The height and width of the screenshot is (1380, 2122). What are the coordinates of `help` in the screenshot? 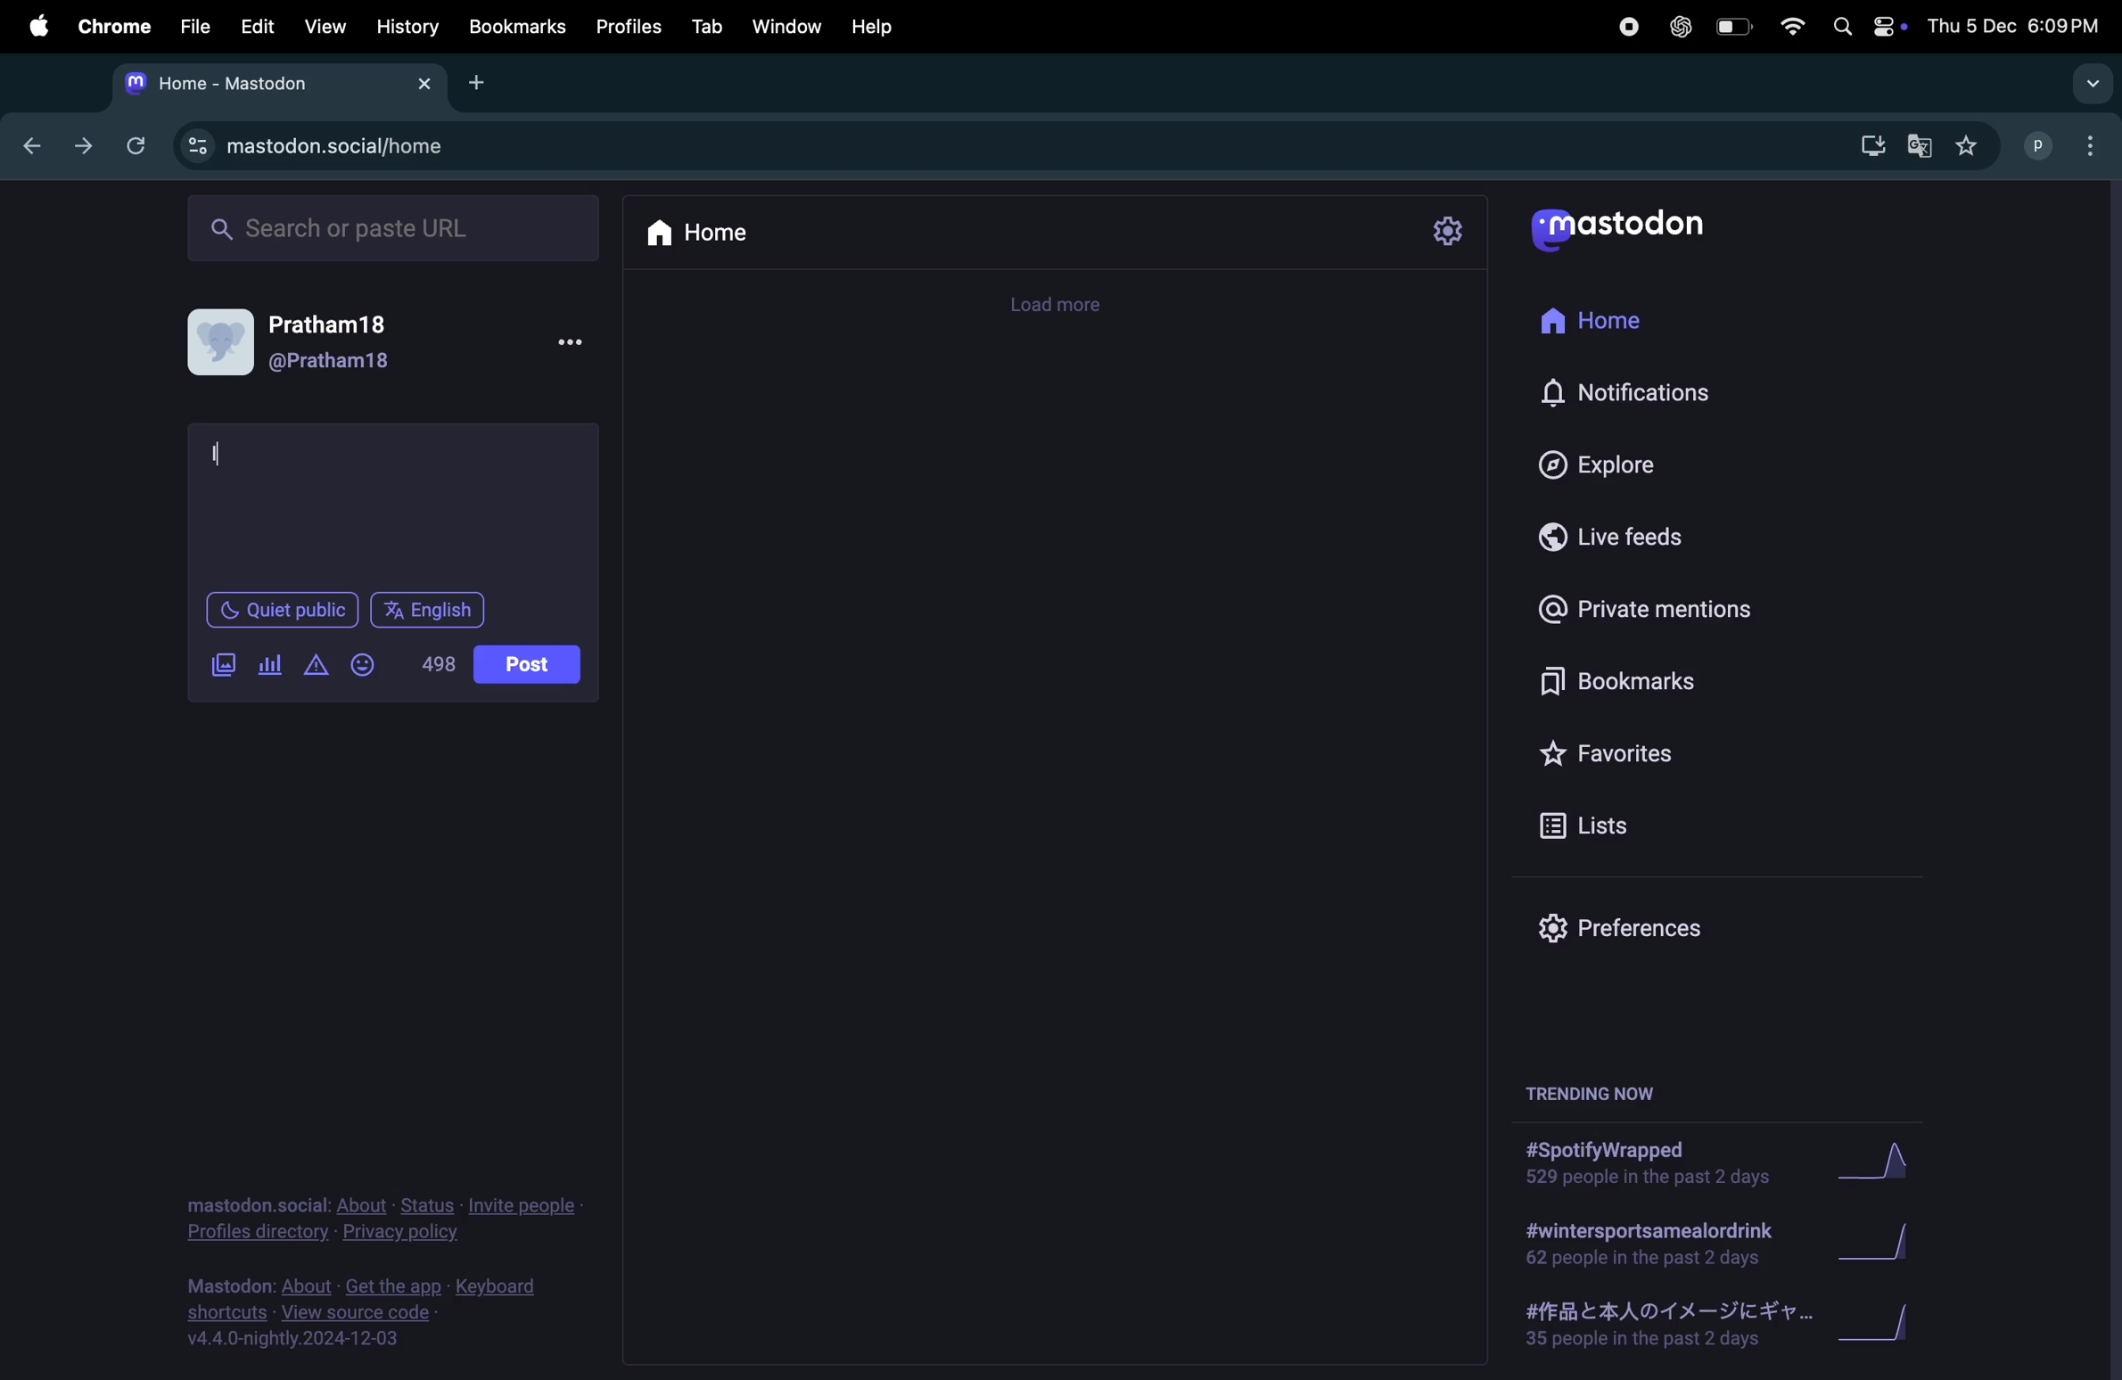 It's located at (878, 26).